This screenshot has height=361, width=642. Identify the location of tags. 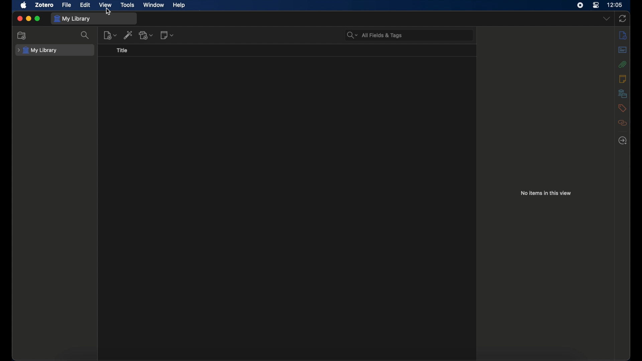
(622, 108).